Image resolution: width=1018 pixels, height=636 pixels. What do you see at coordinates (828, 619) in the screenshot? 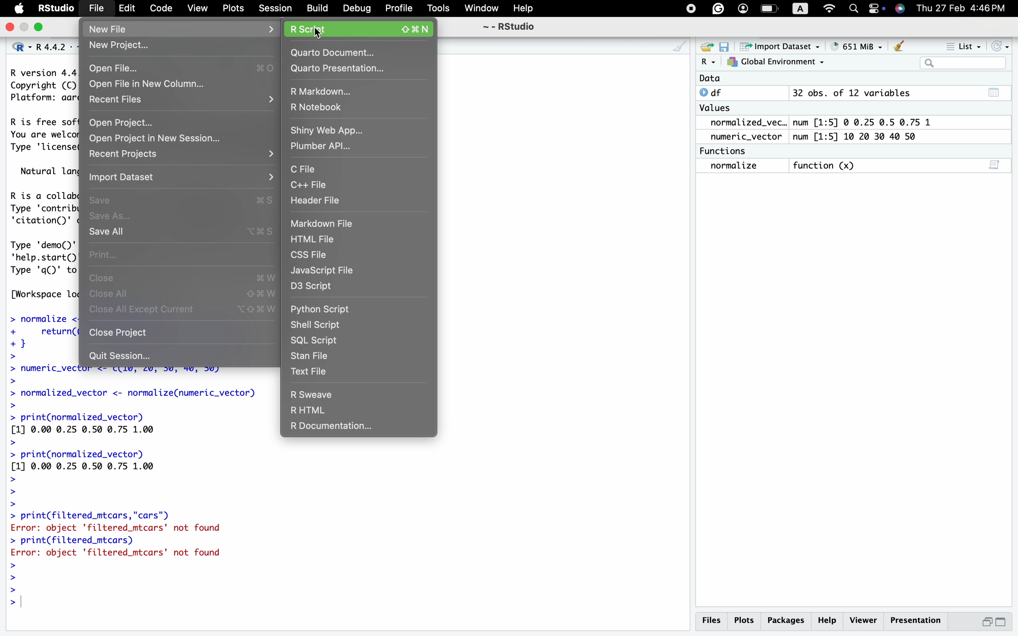
I see `Help` at bounding box center [828, 619].